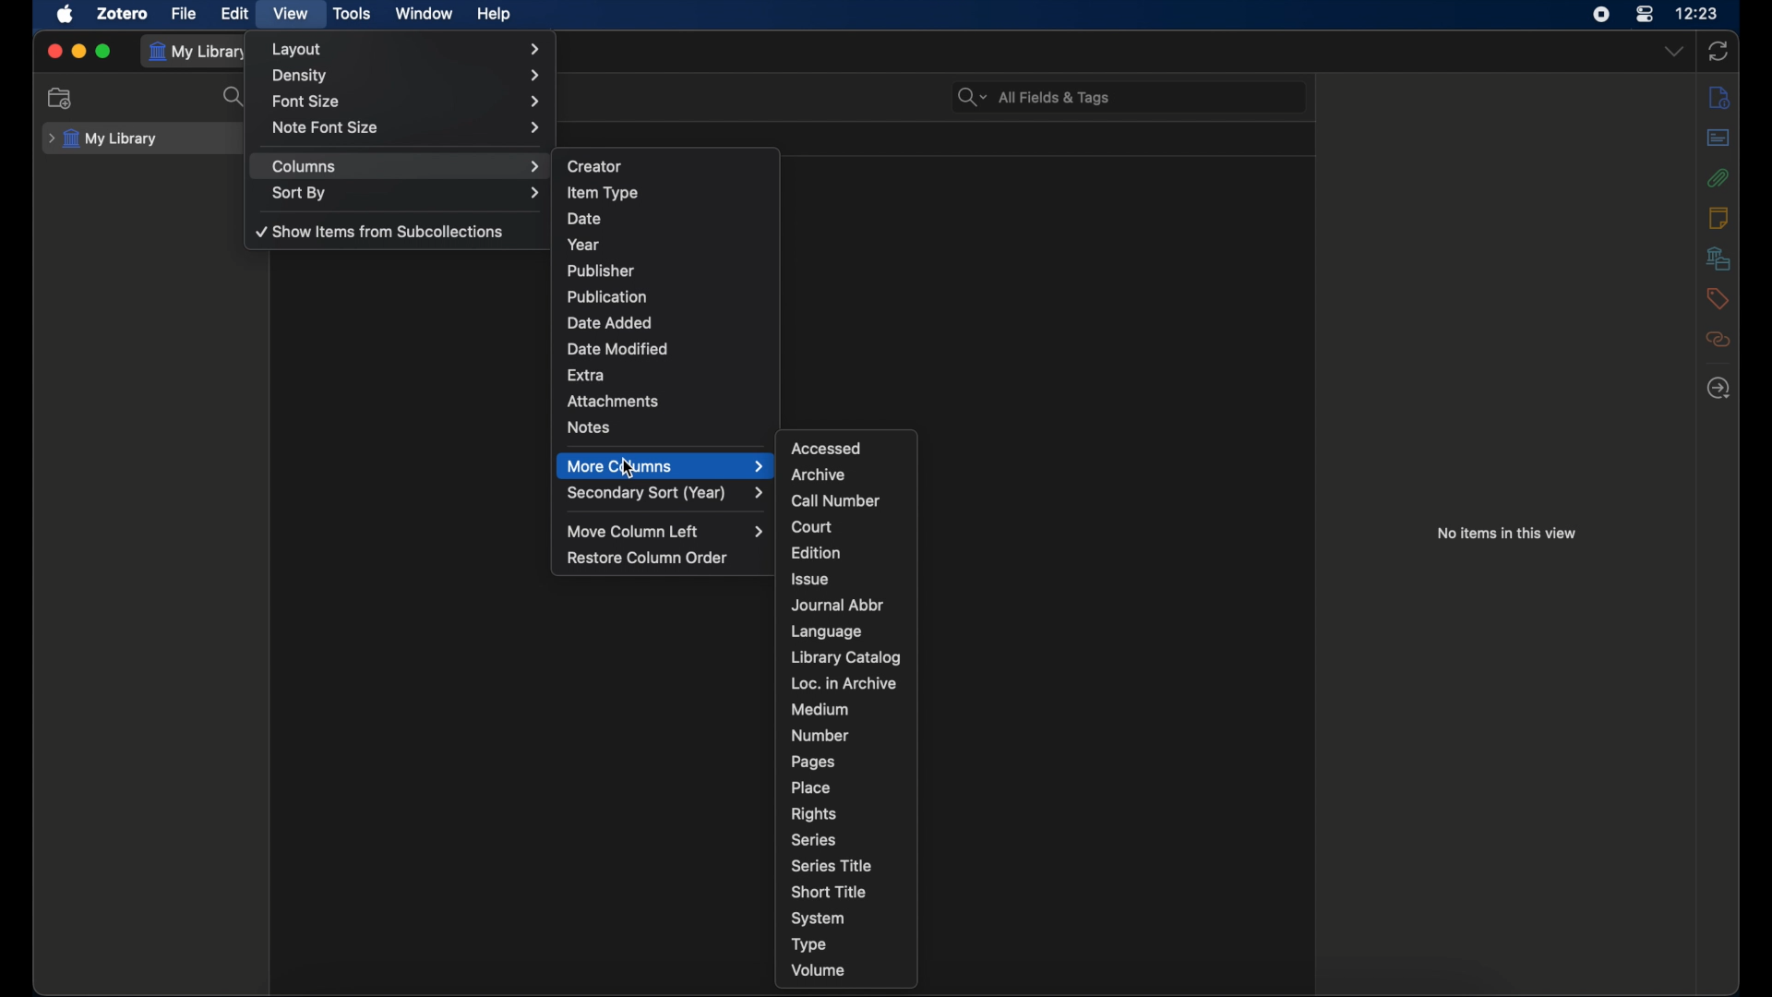 The image size is (1772, 997). What do you see at coordinates (665, 493) in the screenshot?
I see `secondary sort` at bounding box center [665, 493].